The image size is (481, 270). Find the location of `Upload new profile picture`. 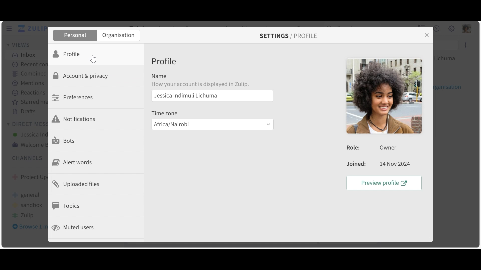

Upload new profile picture is located at coordinates (384, 96).